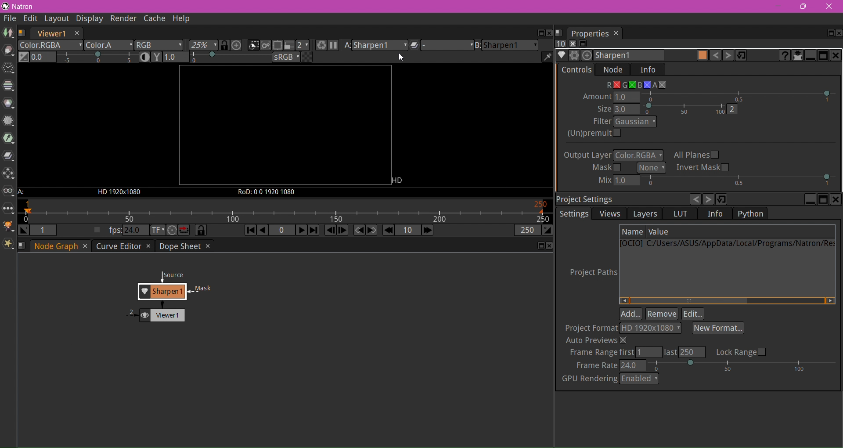 Image resolution: width=843 pixels, height=448 pixels. Describe the element at coordinates (372, 230) in the screenshot. I see `Next Keyframe` at that location.